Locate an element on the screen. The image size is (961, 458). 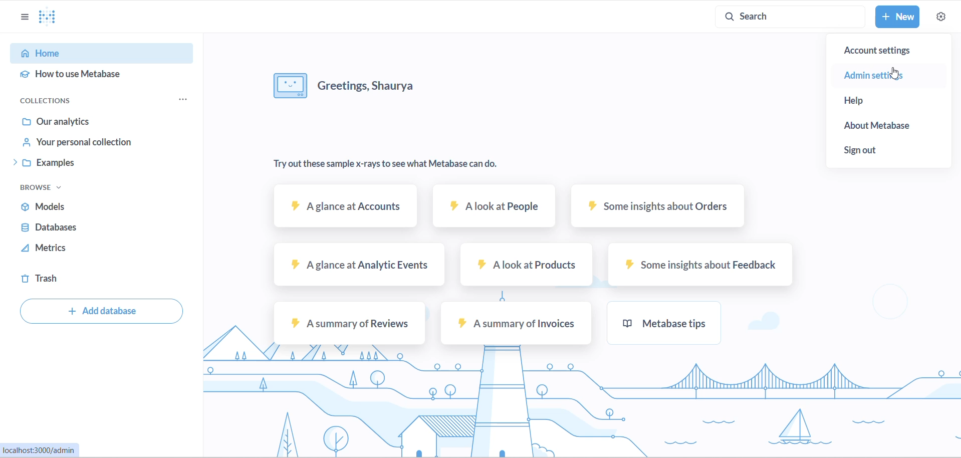
A summary of Reviews is located at coordinates (347, 324).